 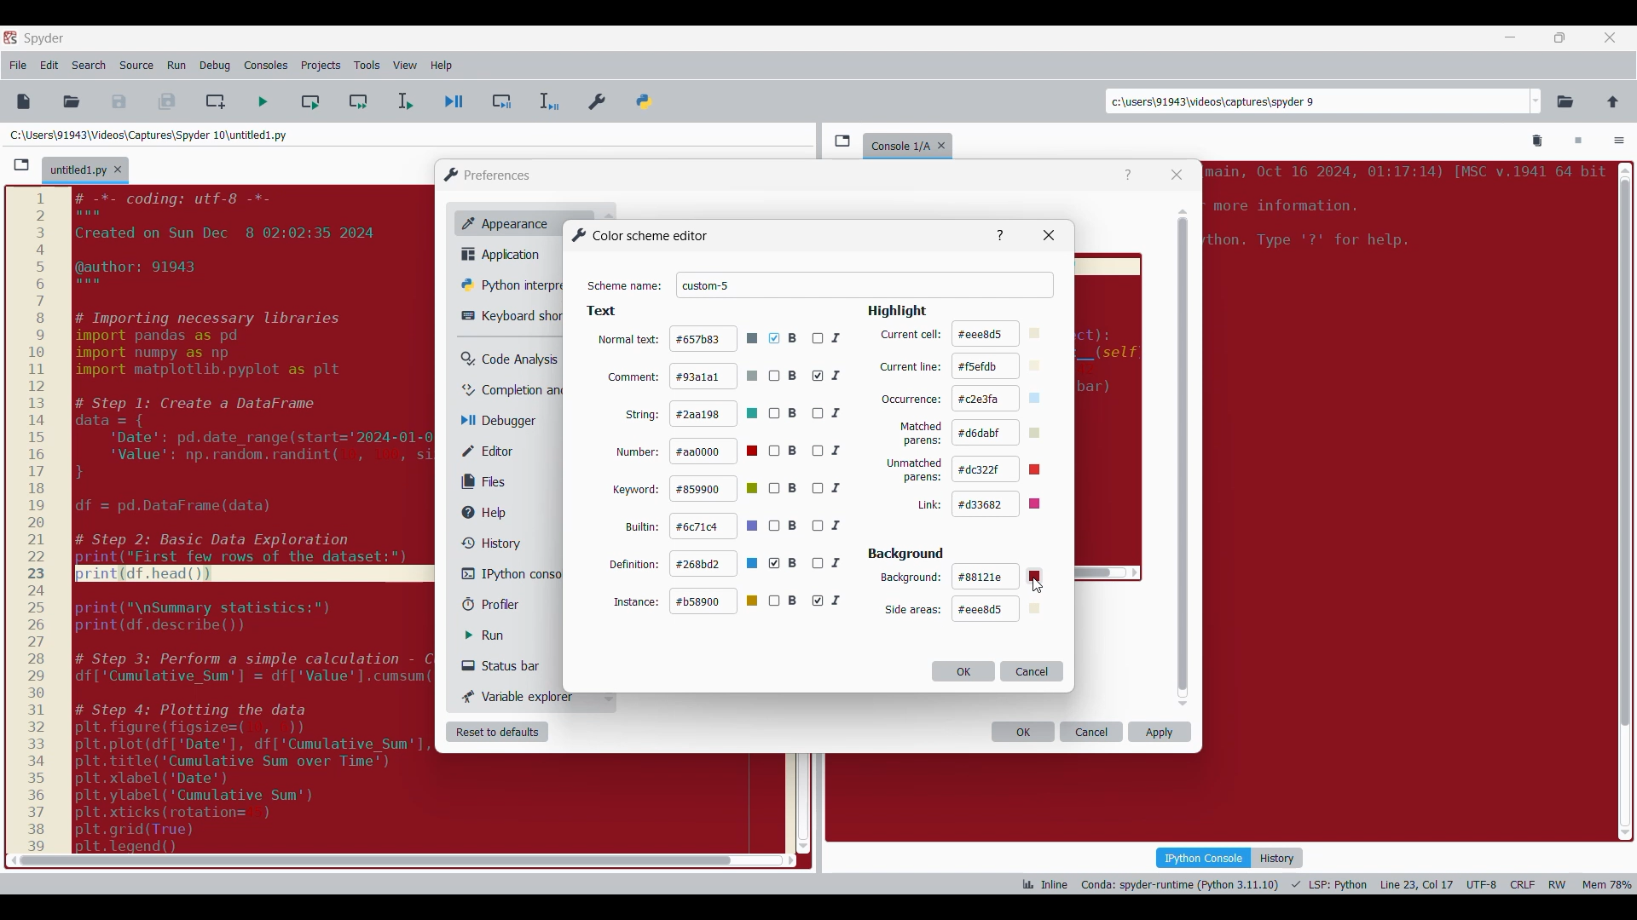 I want to click on I, so click(x=830, y=601).